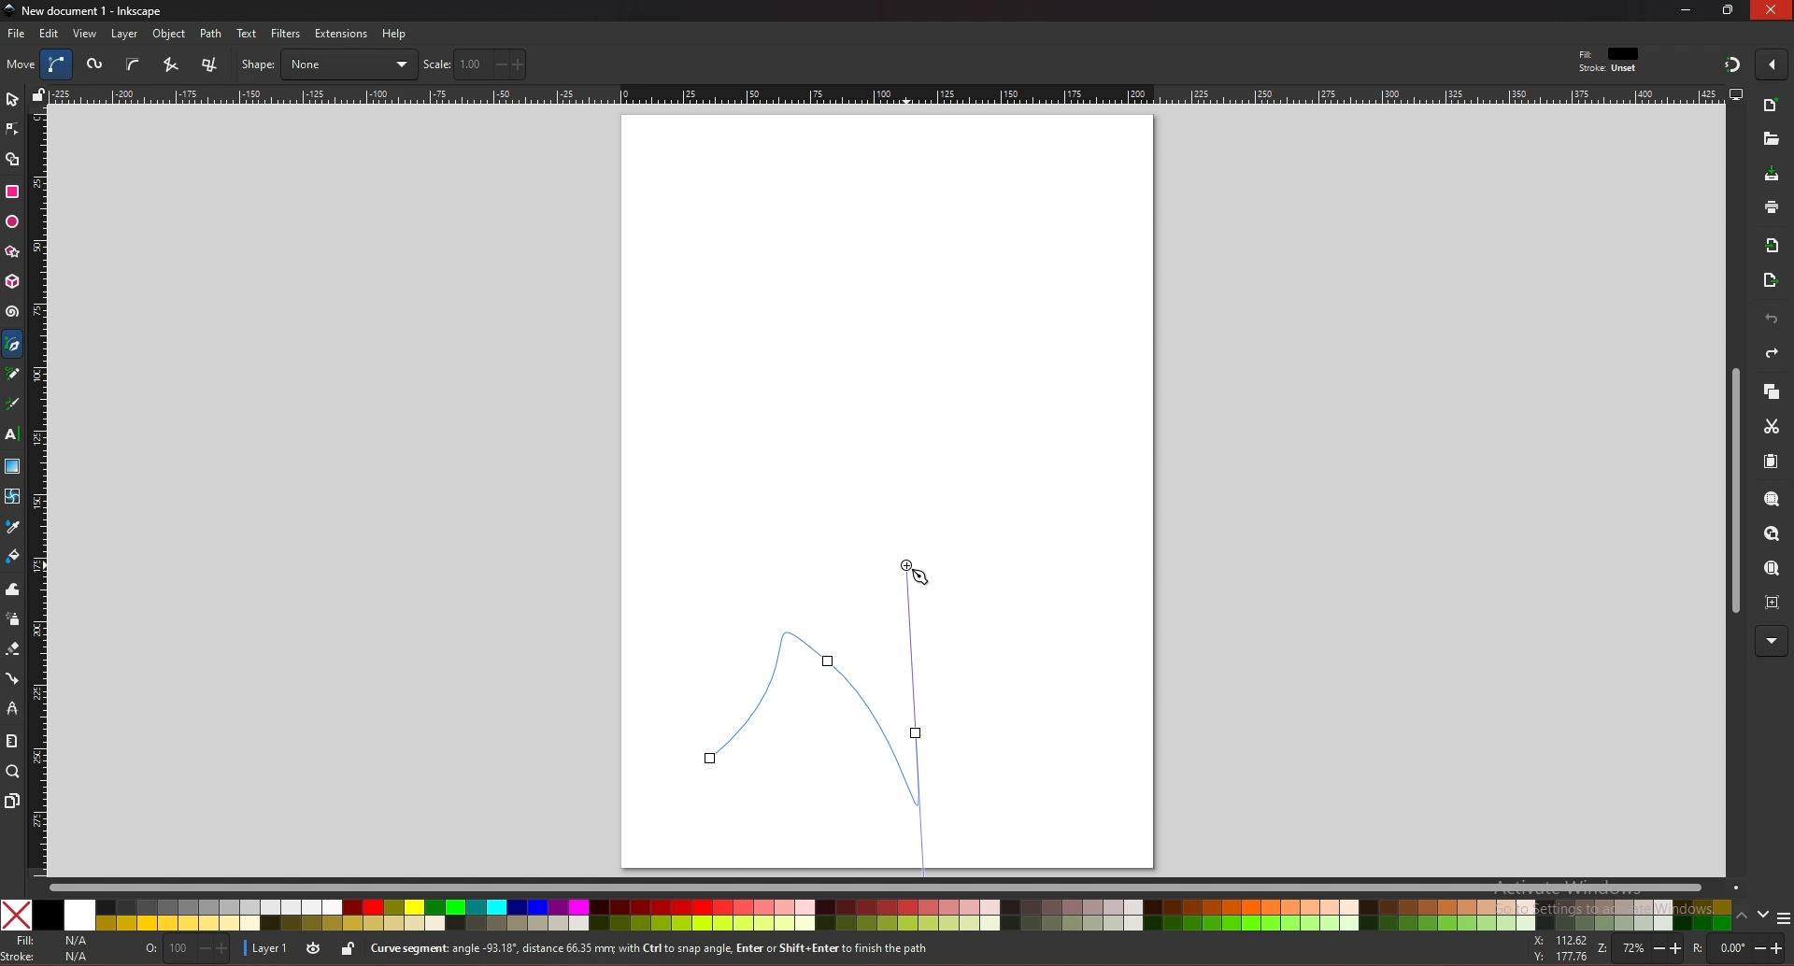  Describe the element at coordinates (170, 64) in the screenshot. I see `squence of straight line segments` at that location.